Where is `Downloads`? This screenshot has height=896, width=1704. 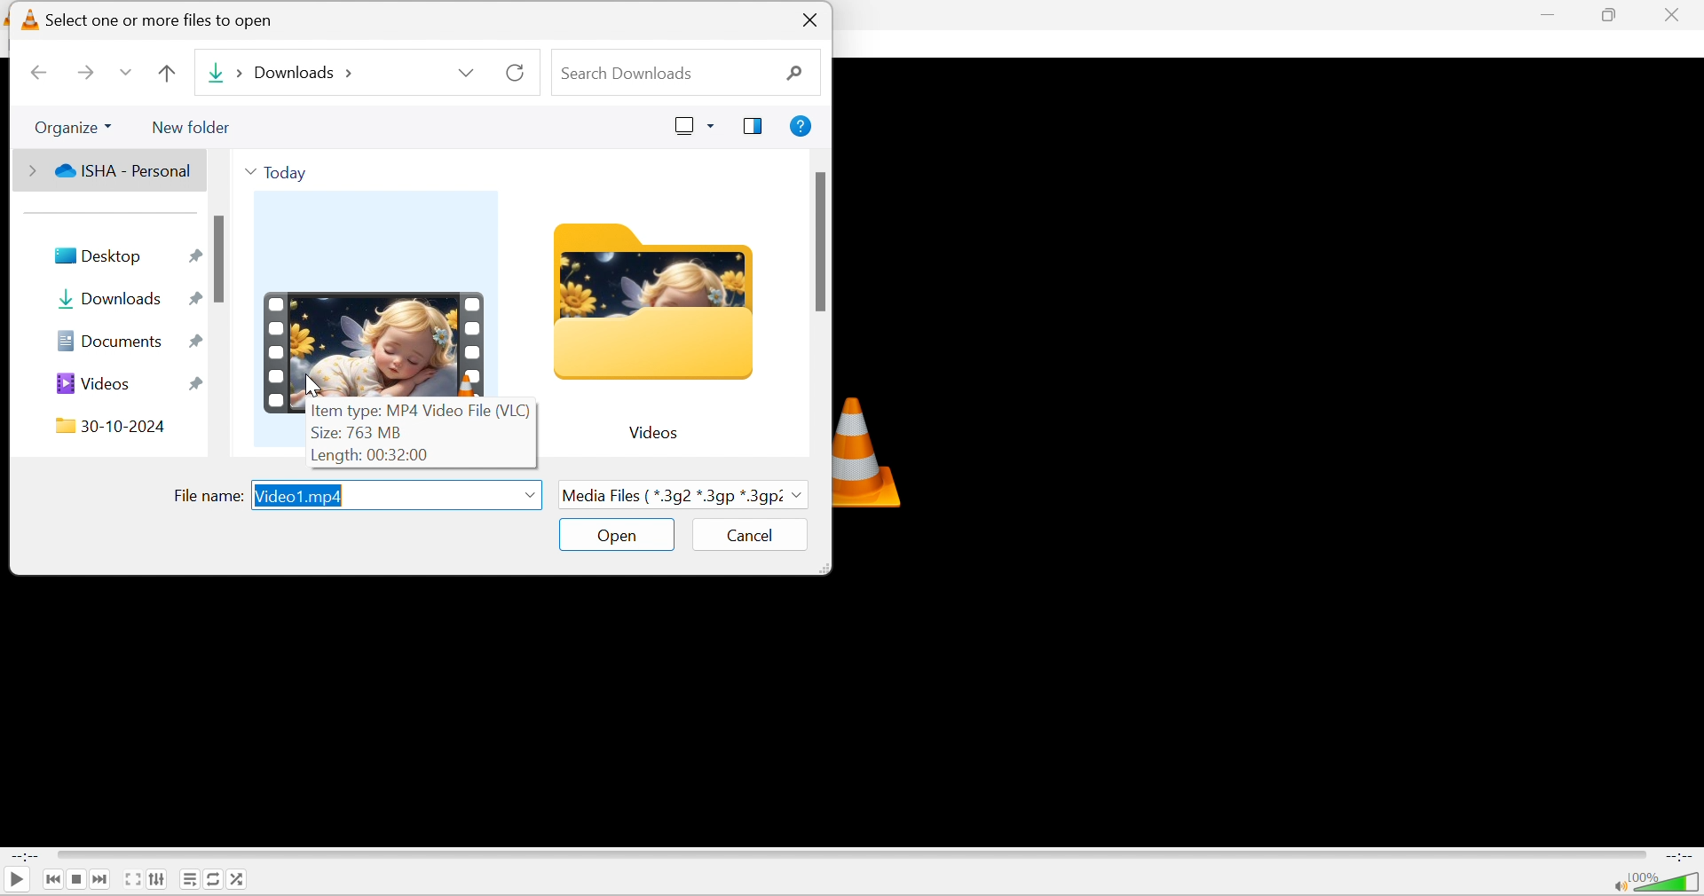
Downloads is located at coordinates (281, 72).